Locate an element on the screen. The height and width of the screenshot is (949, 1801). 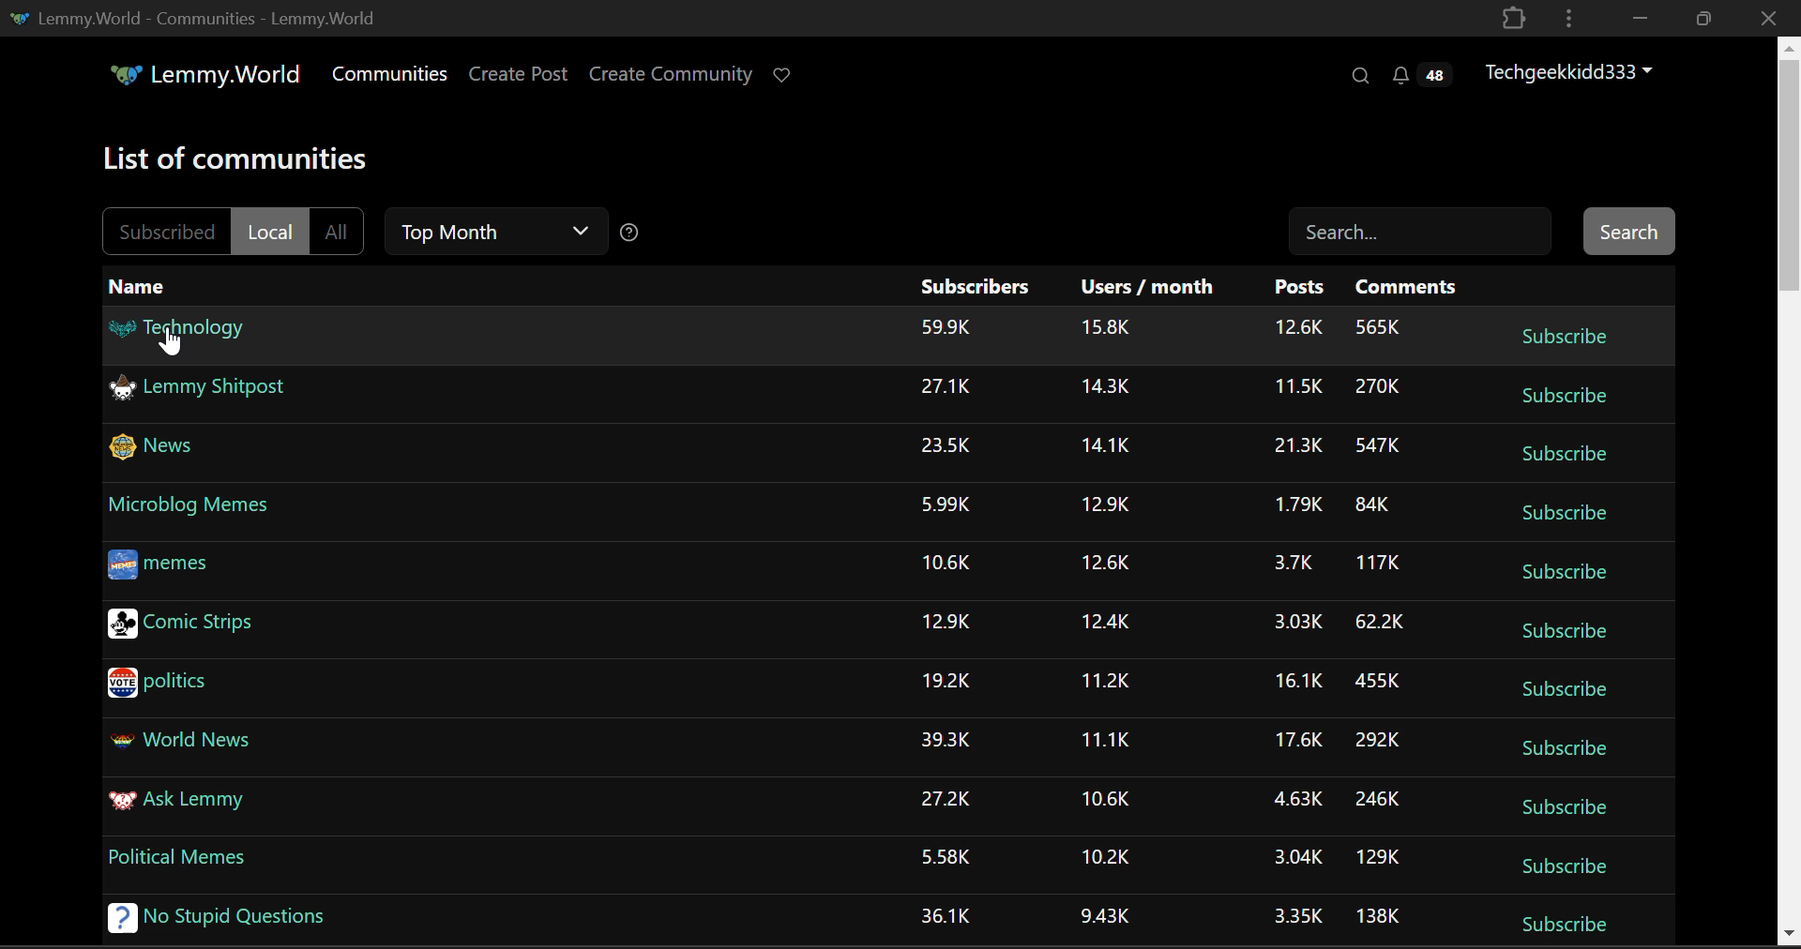
Restore Down is located at coordinates (1636, 16).